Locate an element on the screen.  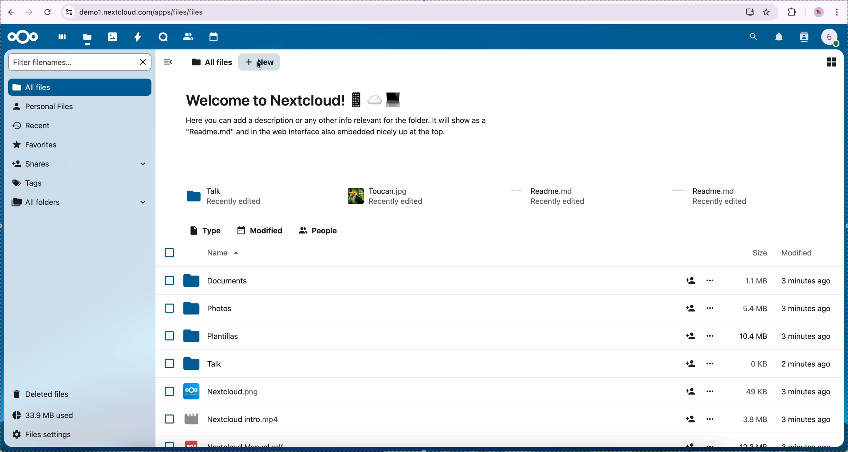
name is located at coordinates (222, 253).